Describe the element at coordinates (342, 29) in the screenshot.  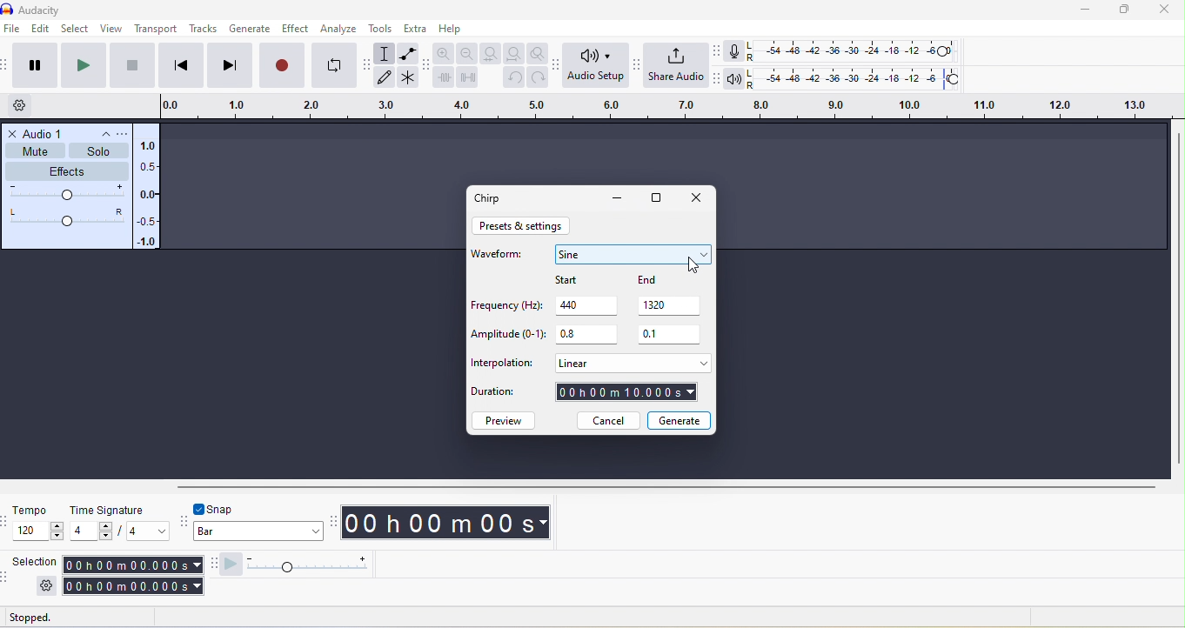
I see `analyze` at that location.